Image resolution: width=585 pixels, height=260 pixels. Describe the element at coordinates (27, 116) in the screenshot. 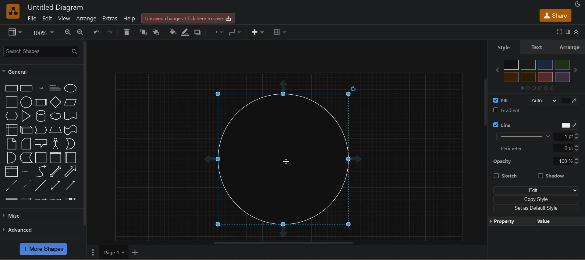

I see `triangle` at that location.